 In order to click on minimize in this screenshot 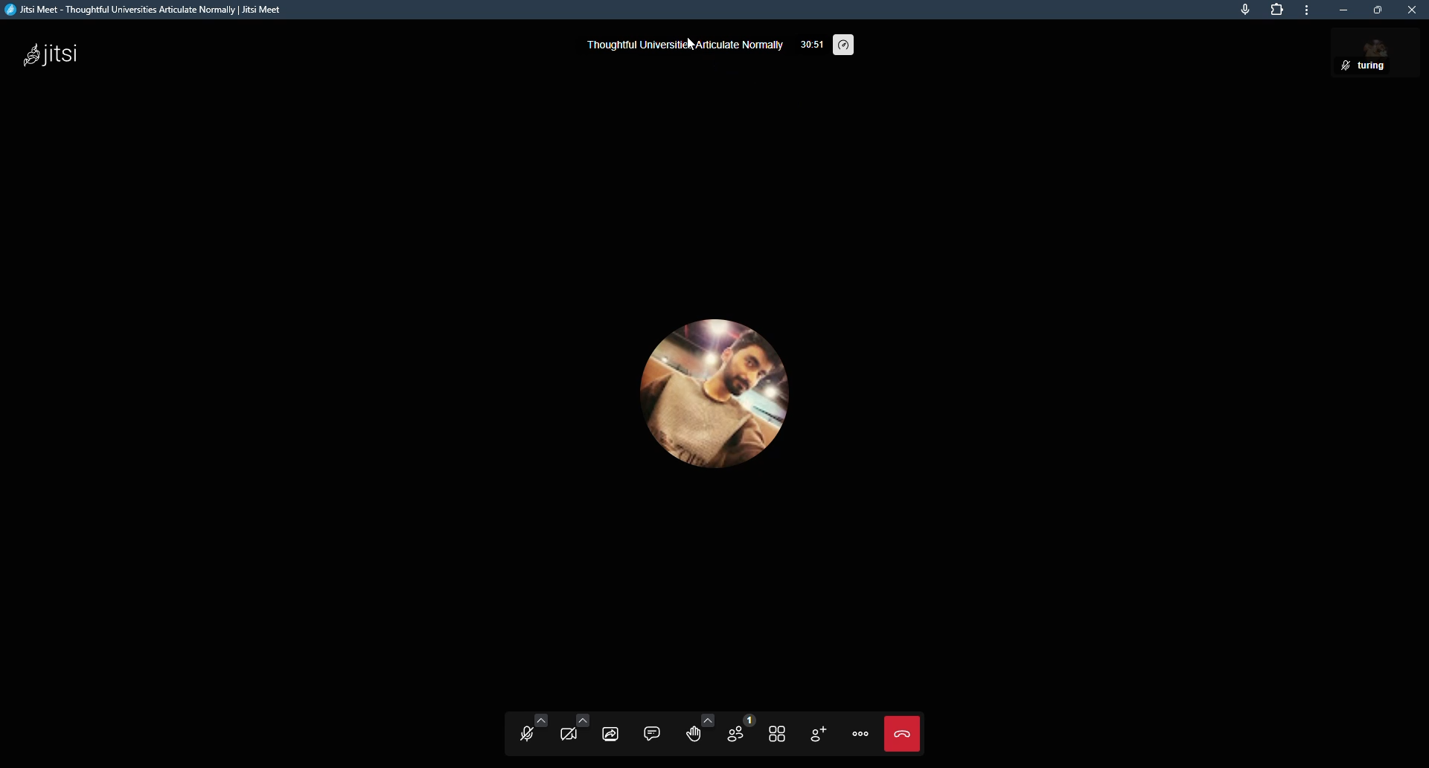, I will do `click(1343, 10)`.